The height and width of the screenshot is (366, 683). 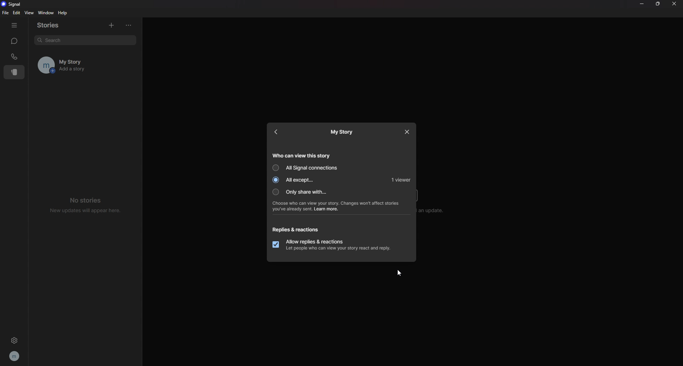 I want to click on profile, so click(x=15, y=356).